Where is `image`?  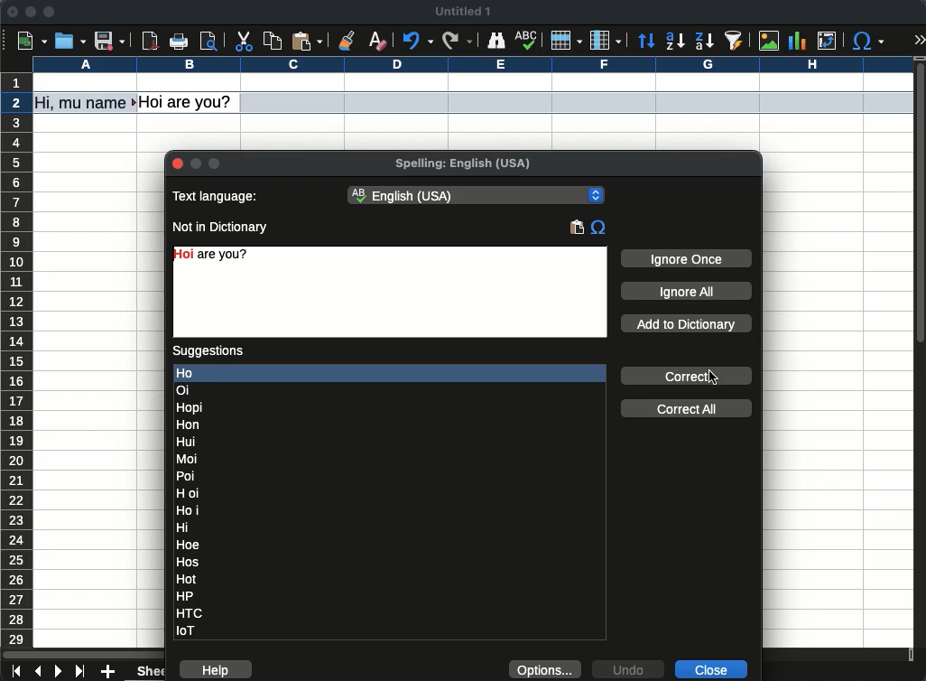 image is located at coordinates (772, 42).